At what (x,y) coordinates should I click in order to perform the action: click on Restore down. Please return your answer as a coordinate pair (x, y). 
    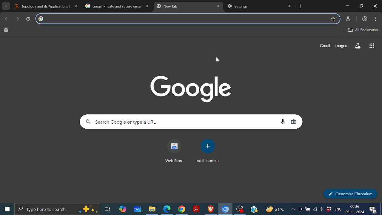
    Looking at the image, I should click on (361, 6).